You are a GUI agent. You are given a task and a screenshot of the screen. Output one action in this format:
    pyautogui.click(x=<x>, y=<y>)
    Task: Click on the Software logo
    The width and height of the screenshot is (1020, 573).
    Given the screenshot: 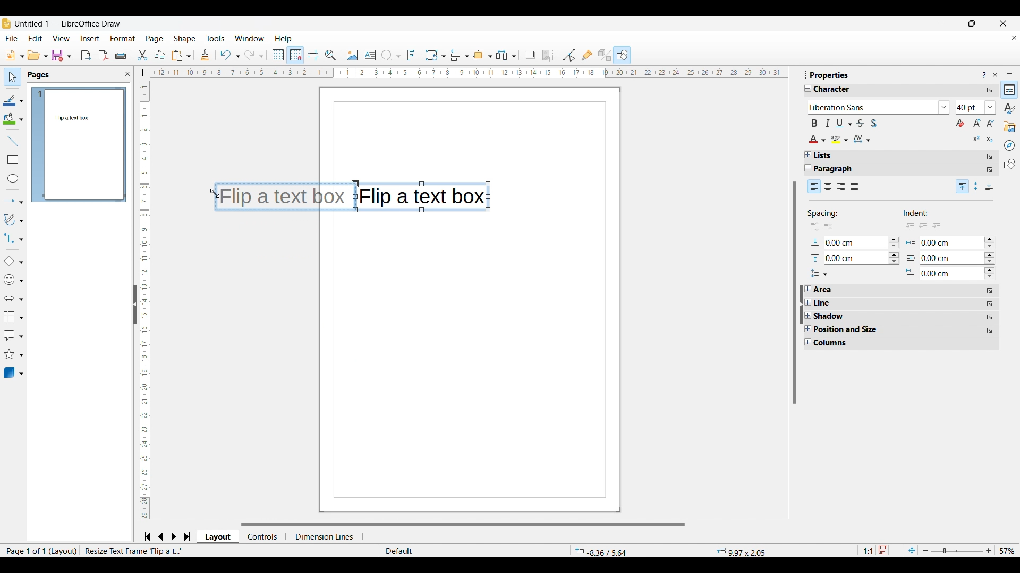 What is the action you would take?
    pyautogui.click(x=6, y=23)
    